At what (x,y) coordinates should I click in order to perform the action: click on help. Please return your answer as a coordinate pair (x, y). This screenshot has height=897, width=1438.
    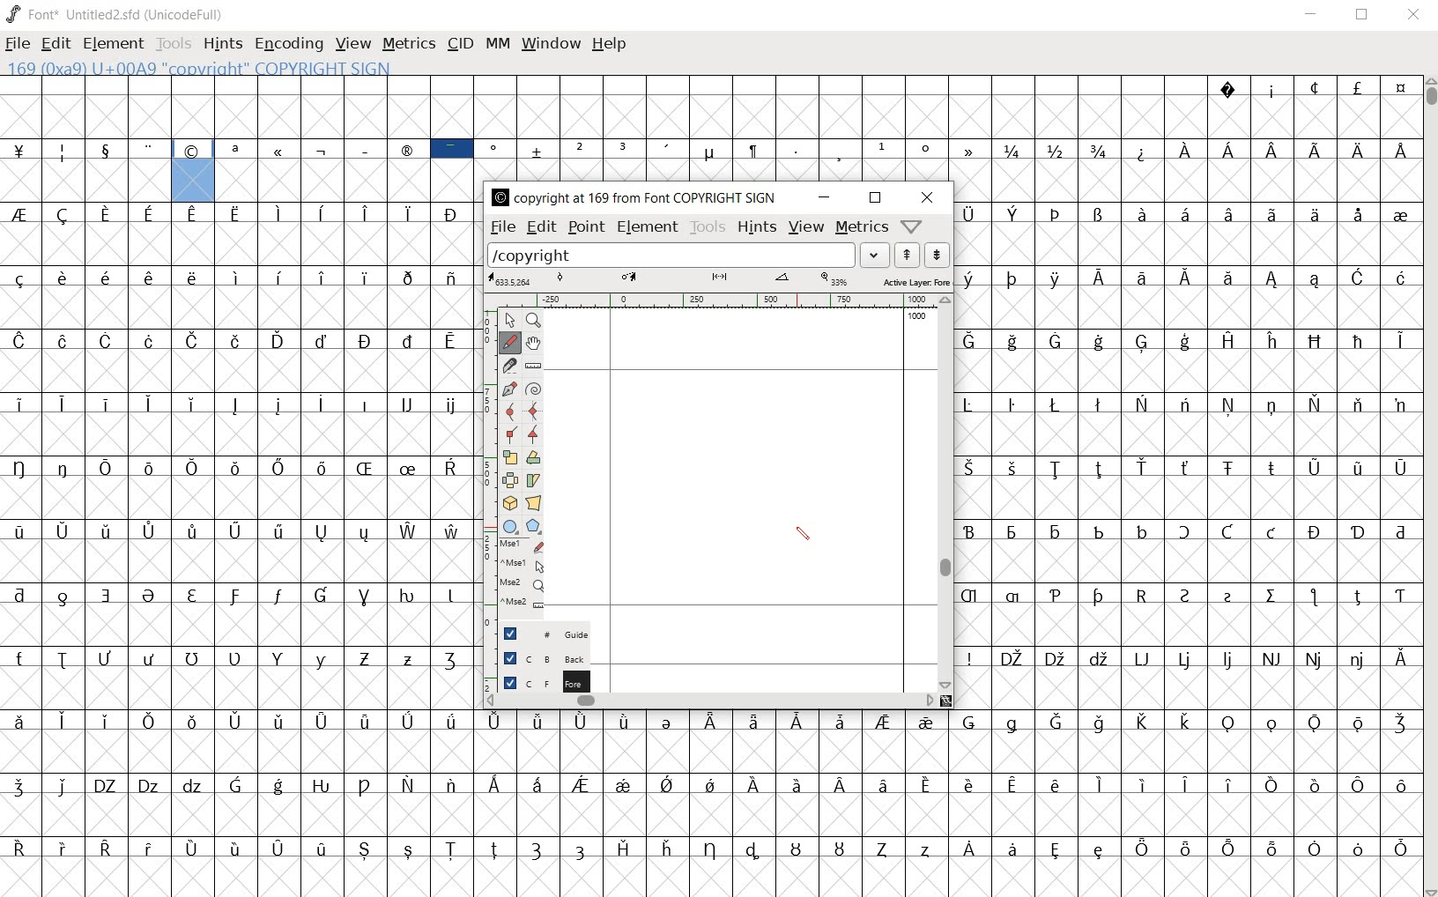
    Looking at the image, I should click on (609, 44).